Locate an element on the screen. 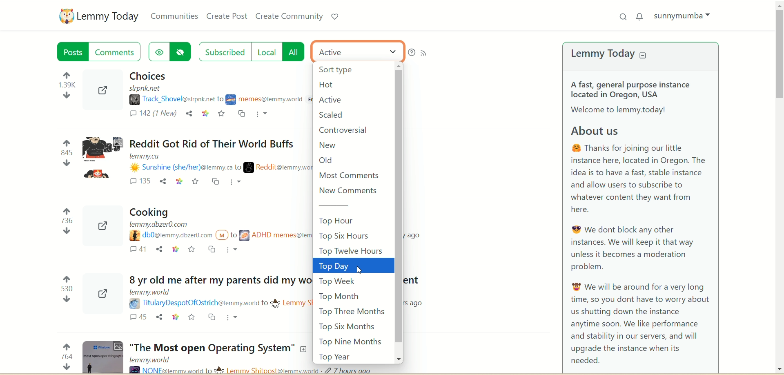 The image size is (784, 375). lemmy today is located at coordinates (615, 55).